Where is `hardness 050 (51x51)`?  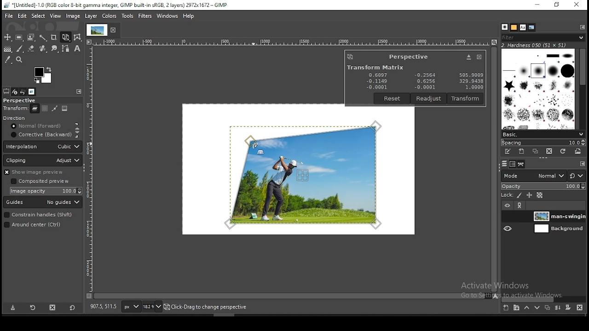 hardness 050 (51x51) is located at coordinates (534, 46).